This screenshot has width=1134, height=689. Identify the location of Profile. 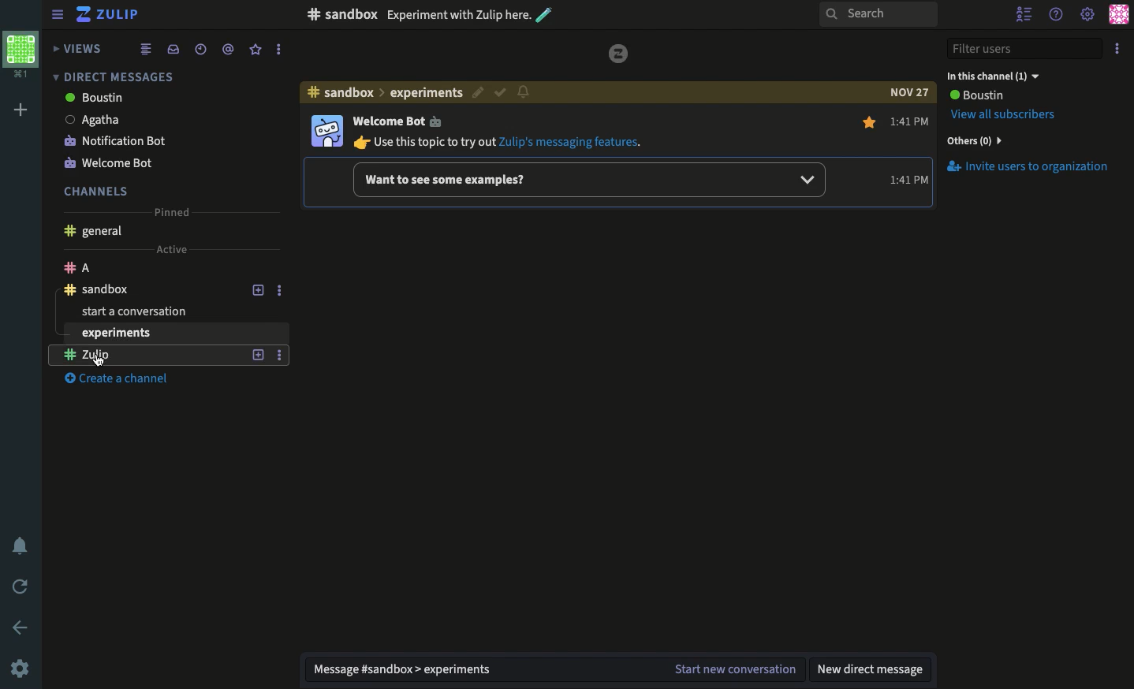
(20, 53).